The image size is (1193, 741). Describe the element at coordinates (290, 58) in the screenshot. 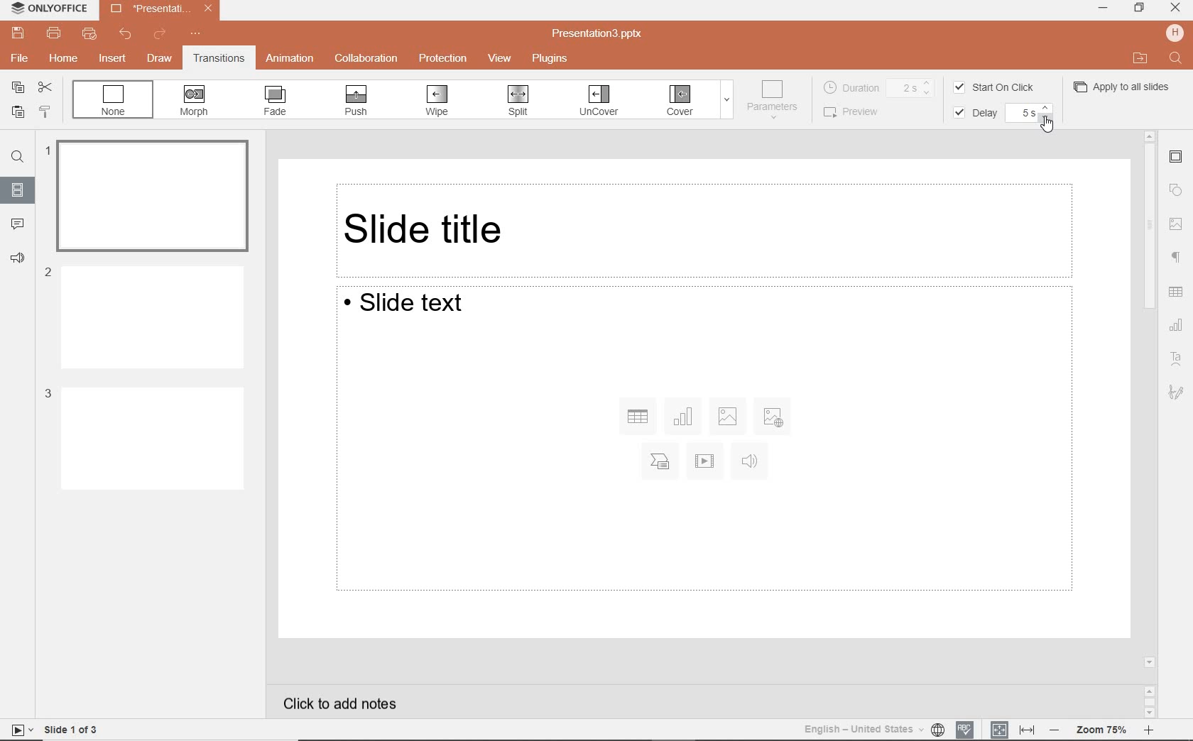

I see `animation` at that location.